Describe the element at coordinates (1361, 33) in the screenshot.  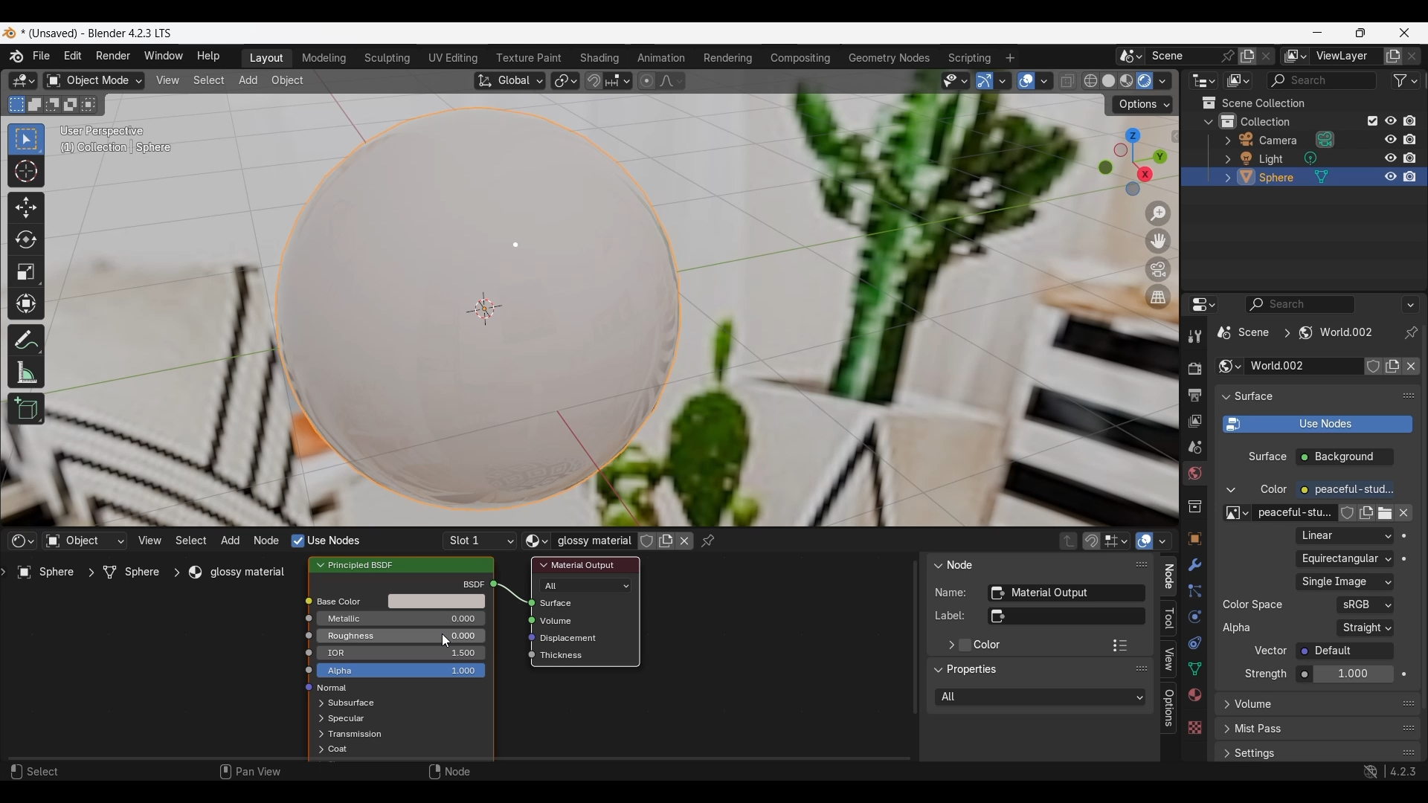
I see `Show interface in a smaller tab` at that location.